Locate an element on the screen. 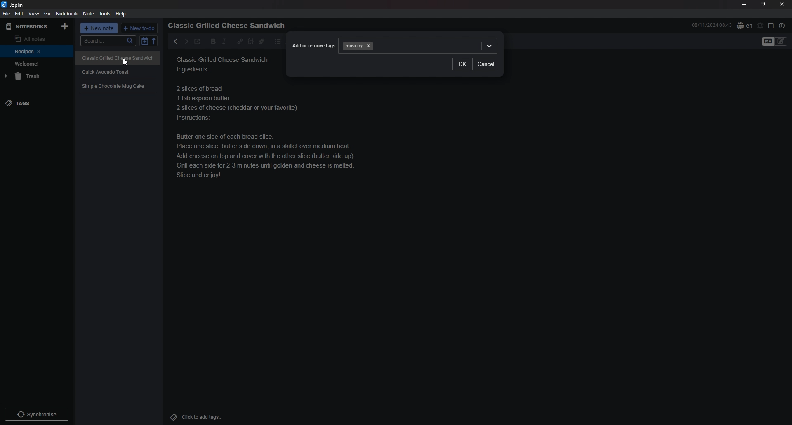  add or remove tags is located at coordinates (313, 46).